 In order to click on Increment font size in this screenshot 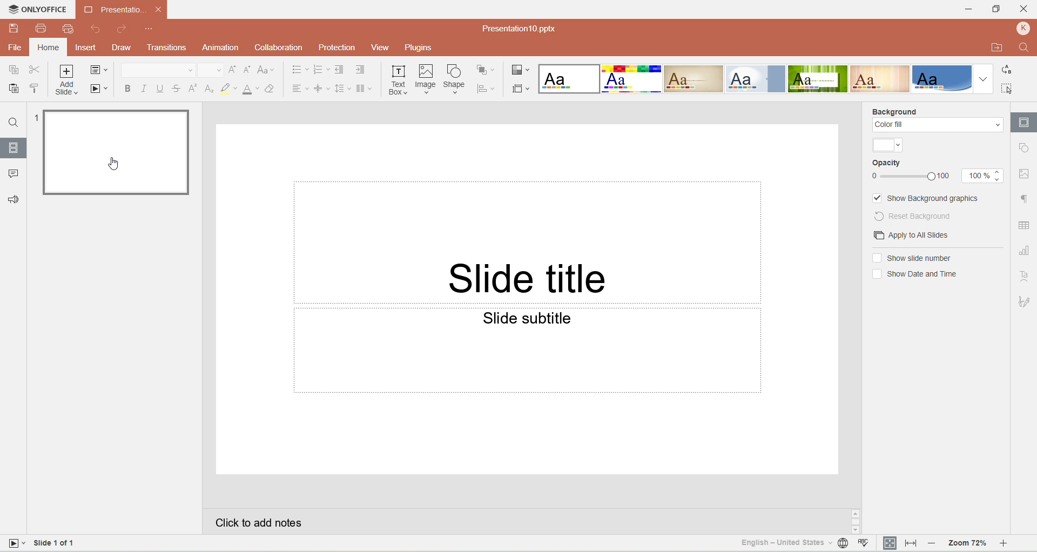, I will do `click(233, 70)`.